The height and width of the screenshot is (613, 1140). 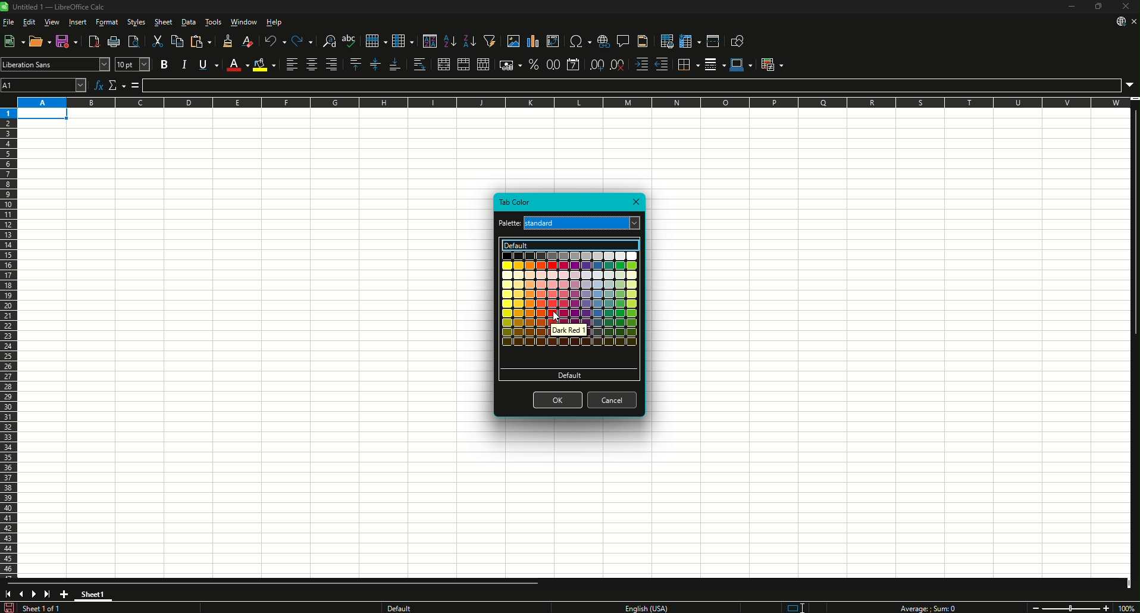 I want to click on Open, so click(x=40, y=41).